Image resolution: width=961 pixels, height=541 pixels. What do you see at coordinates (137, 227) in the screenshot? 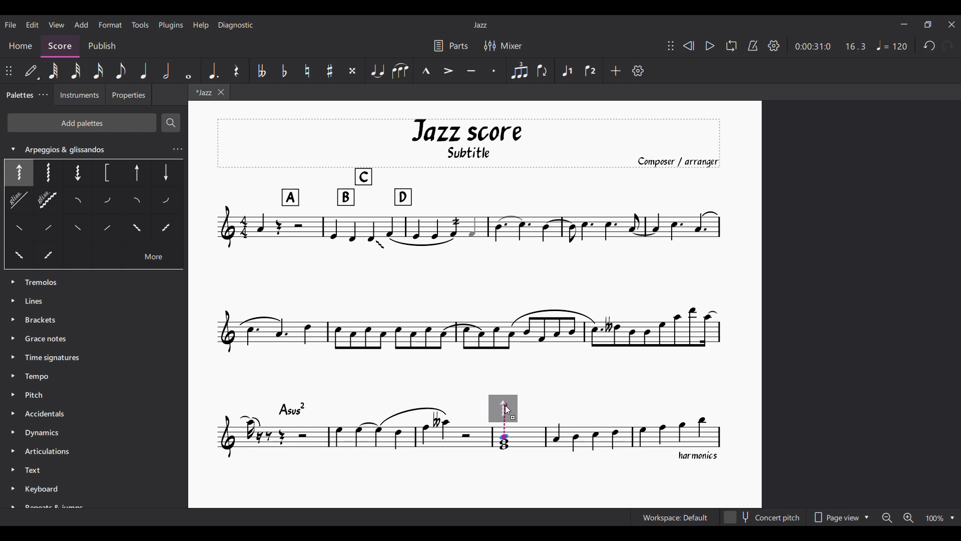
I see `` at bounding box center [137, 227].